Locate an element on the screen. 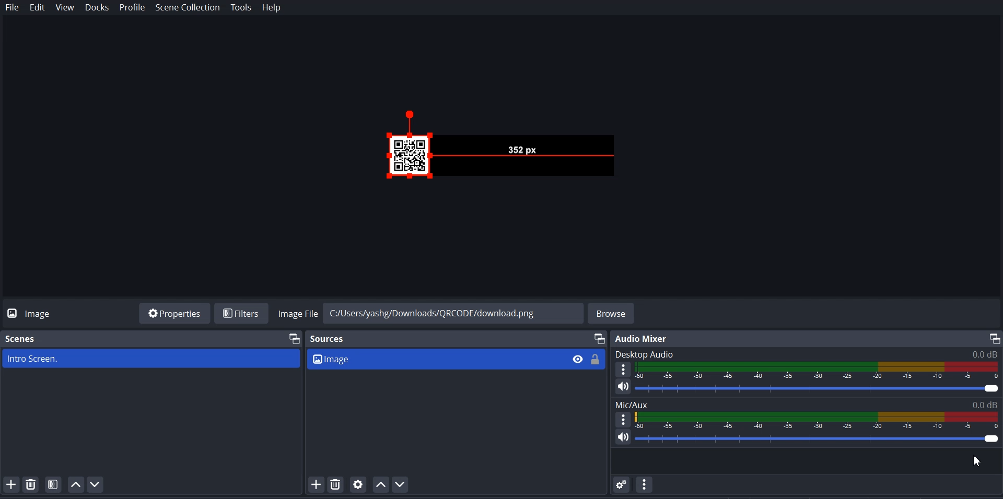 This screenshot has height=499, width=1003. Remove selected Source is located at coordinates (335, 484).